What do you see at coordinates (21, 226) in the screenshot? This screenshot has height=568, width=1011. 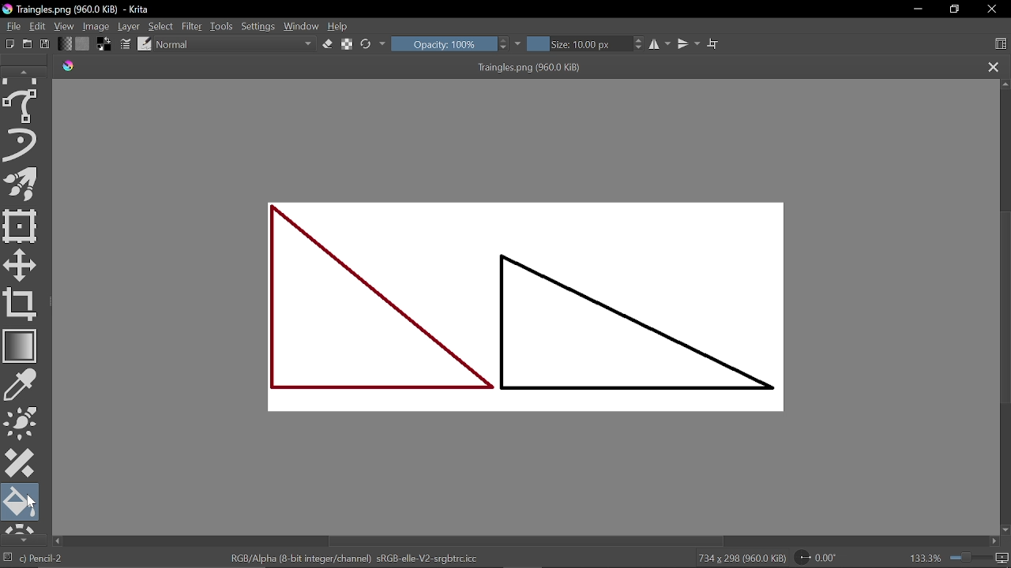 I see `Transform a layer` at bounding box center [21, 226].